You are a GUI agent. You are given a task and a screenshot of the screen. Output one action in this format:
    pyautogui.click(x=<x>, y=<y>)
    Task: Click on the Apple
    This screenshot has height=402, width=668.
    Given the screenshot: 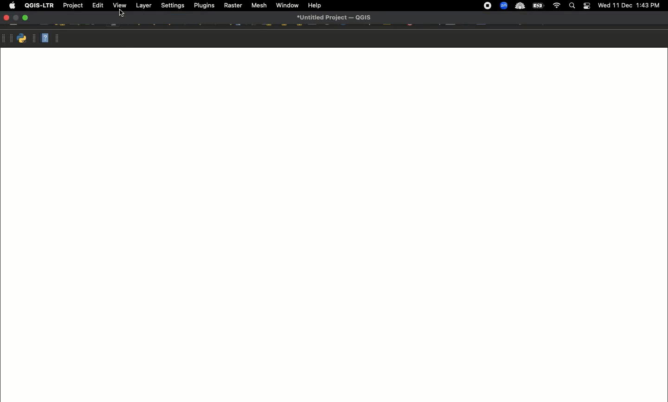 What is the action you would take?
    pyautogui.click(x=11, y=6)
    